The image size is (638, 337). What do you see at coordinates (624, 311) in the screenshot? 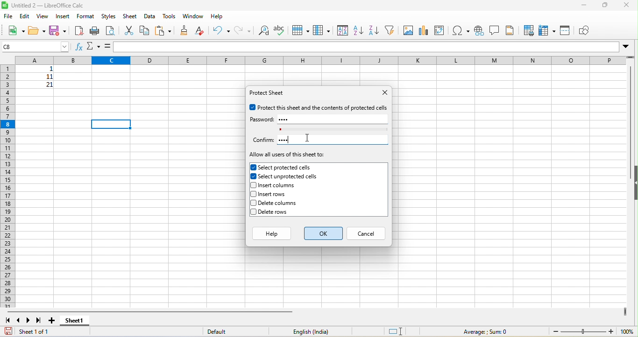
I see `drag to view more columns` at bounding box center [624, 311].